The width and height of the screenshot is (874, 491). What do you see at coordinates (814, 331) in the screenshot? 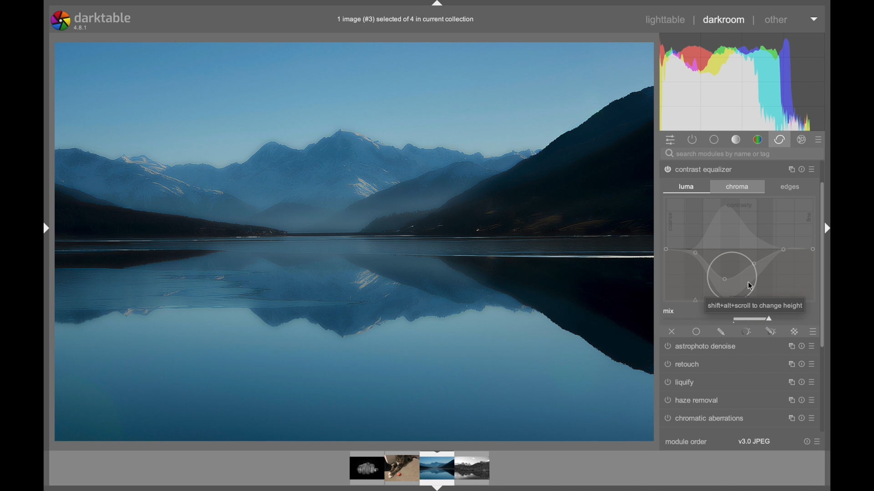
I see `presets` at bounding box center [814, 331].